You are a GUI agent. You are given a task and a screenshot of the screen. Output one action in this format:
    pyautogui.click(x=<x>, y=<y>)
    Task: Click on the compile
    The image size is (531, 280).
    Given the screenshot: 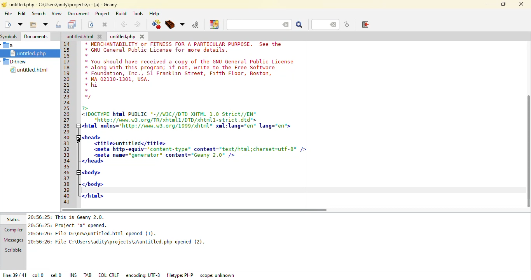 What is the action you would take?
    pyautogui.click(x=155, y=25)
    